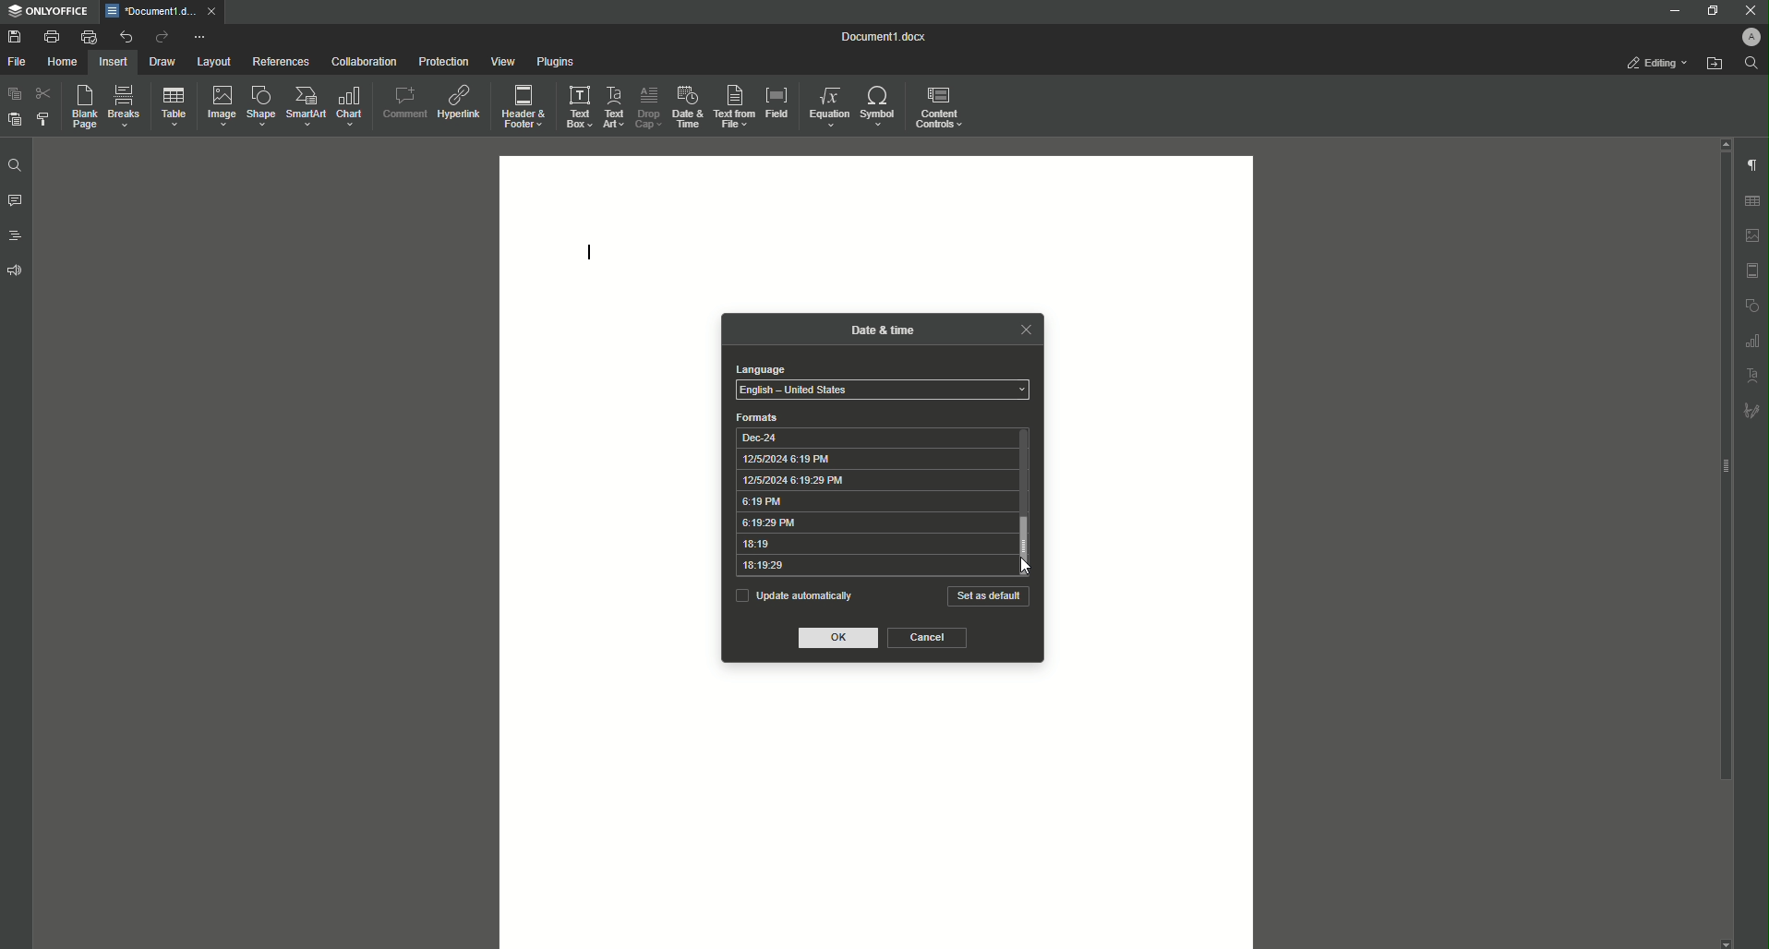 The height and width of the screenshot is (949, 1769). What do you see at coordinates (15, 201) in the screenshot?
I see `Comments` at bounding box center [15, 201].